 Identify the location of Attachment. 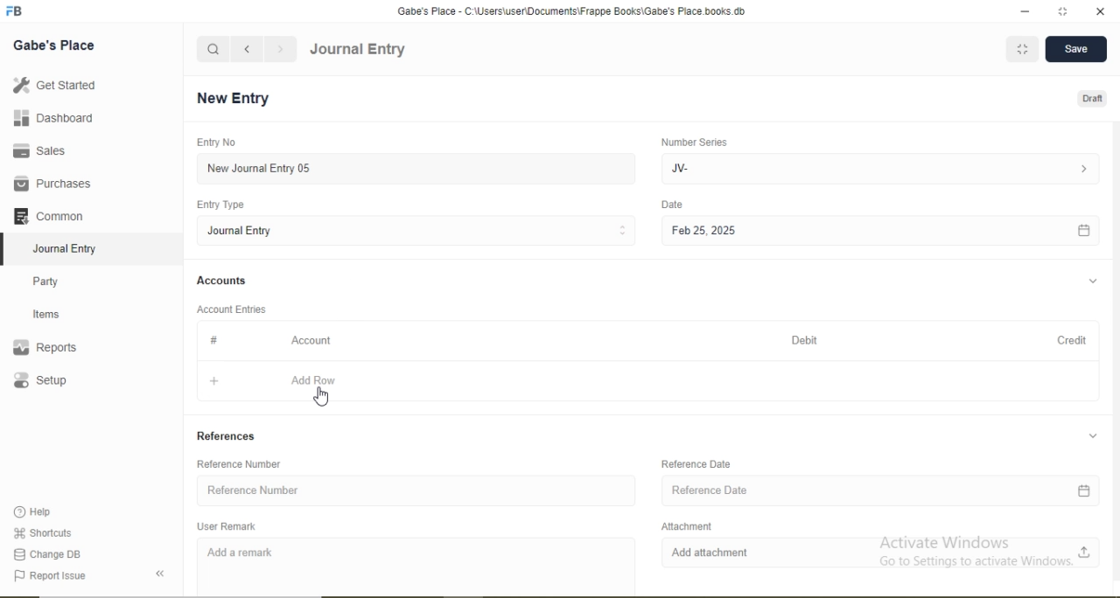
(683, 525).